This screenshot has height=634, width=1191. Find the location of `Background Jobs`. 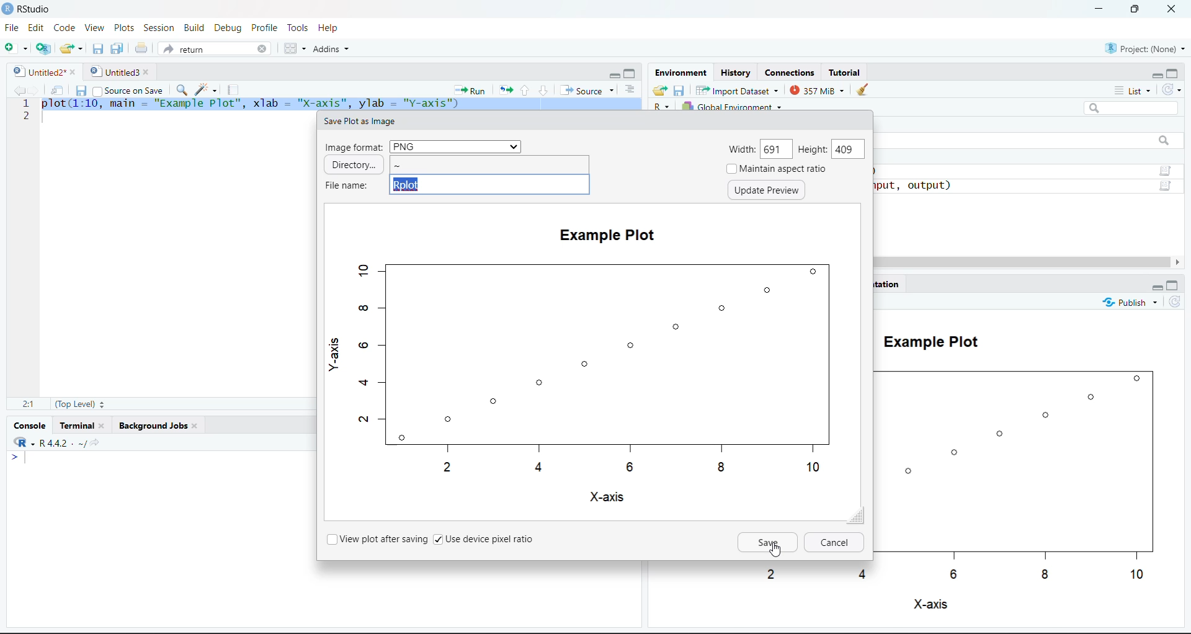

Background Jobs is located at coordinates (155, 425).